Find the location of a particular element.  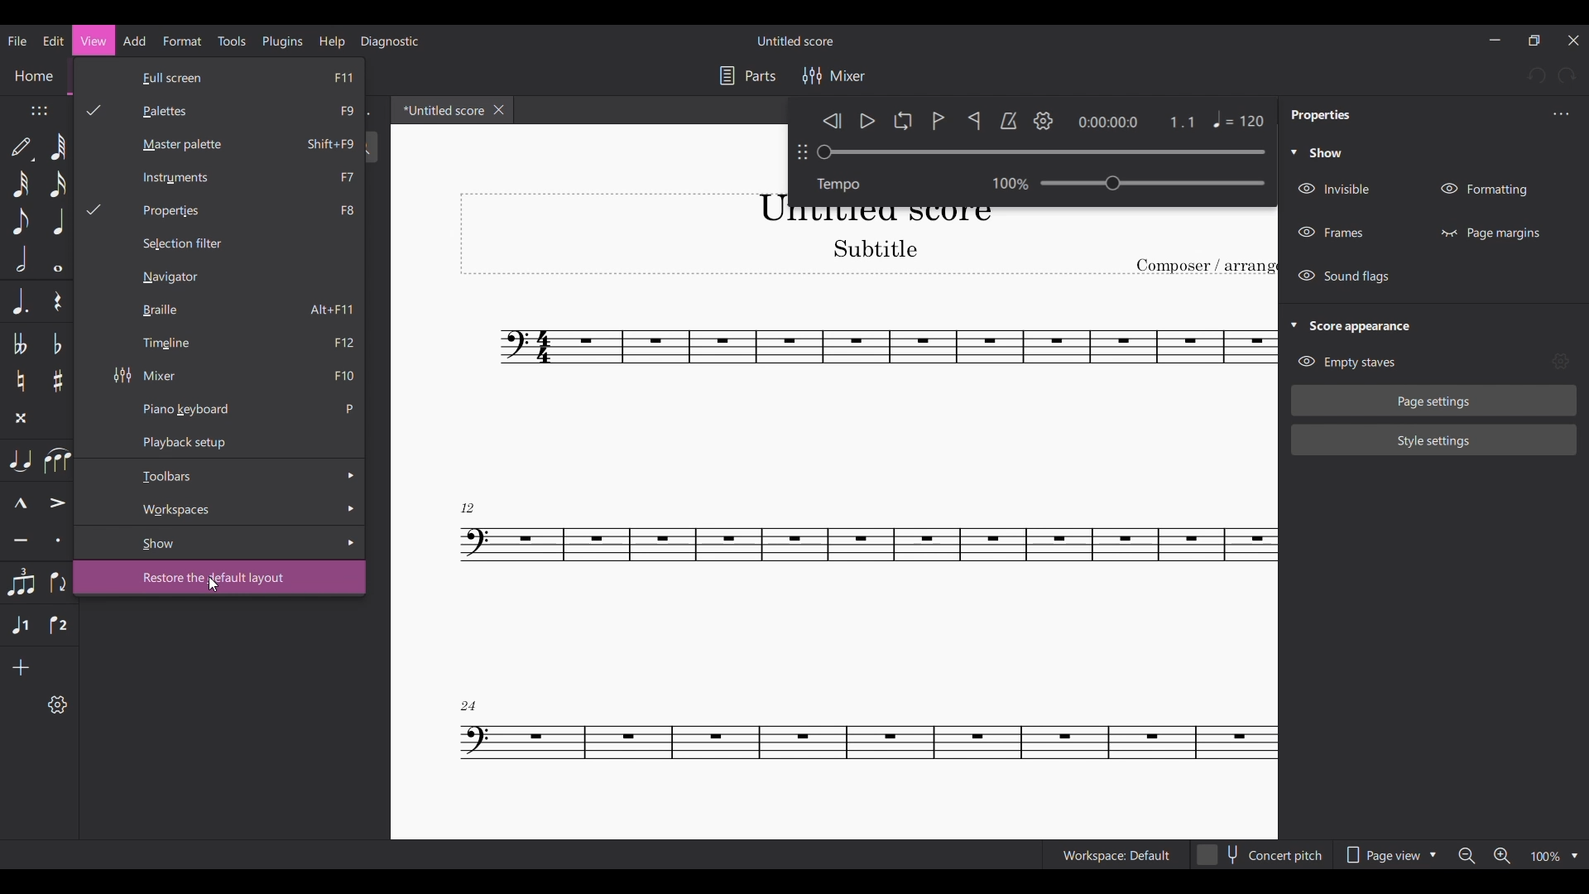

Workspace: Default is located at coordinates (1116, 854).